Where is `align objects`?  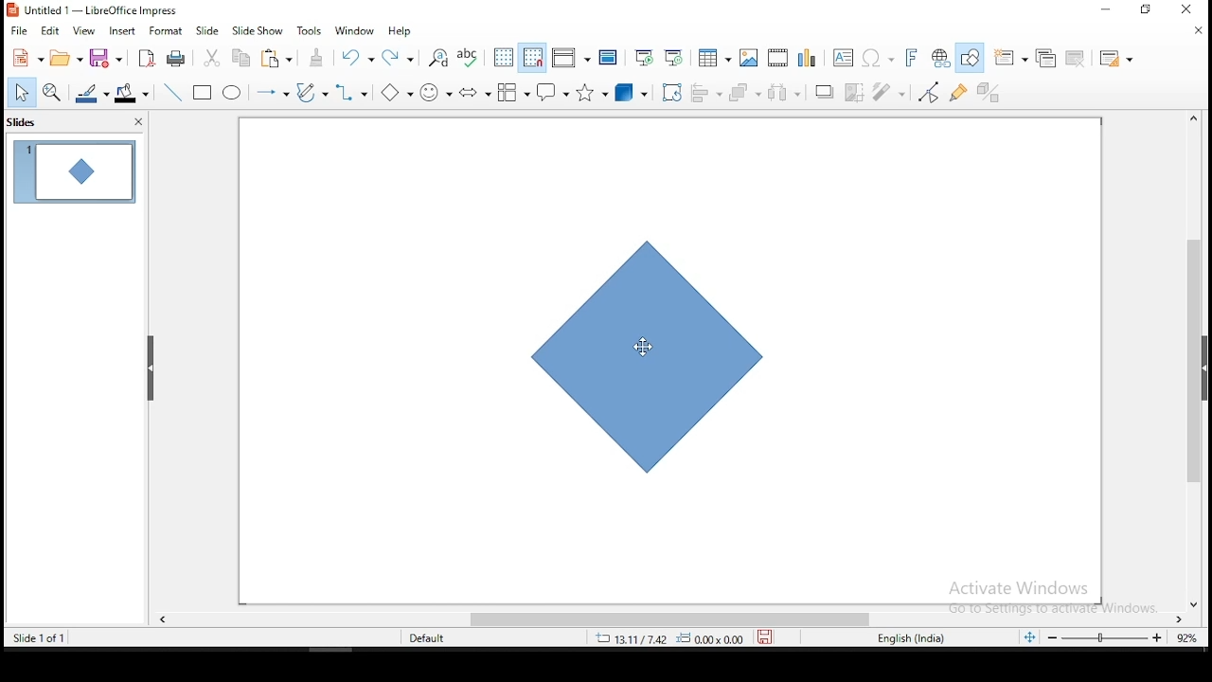 align objects is located at coordinates (704, 89).